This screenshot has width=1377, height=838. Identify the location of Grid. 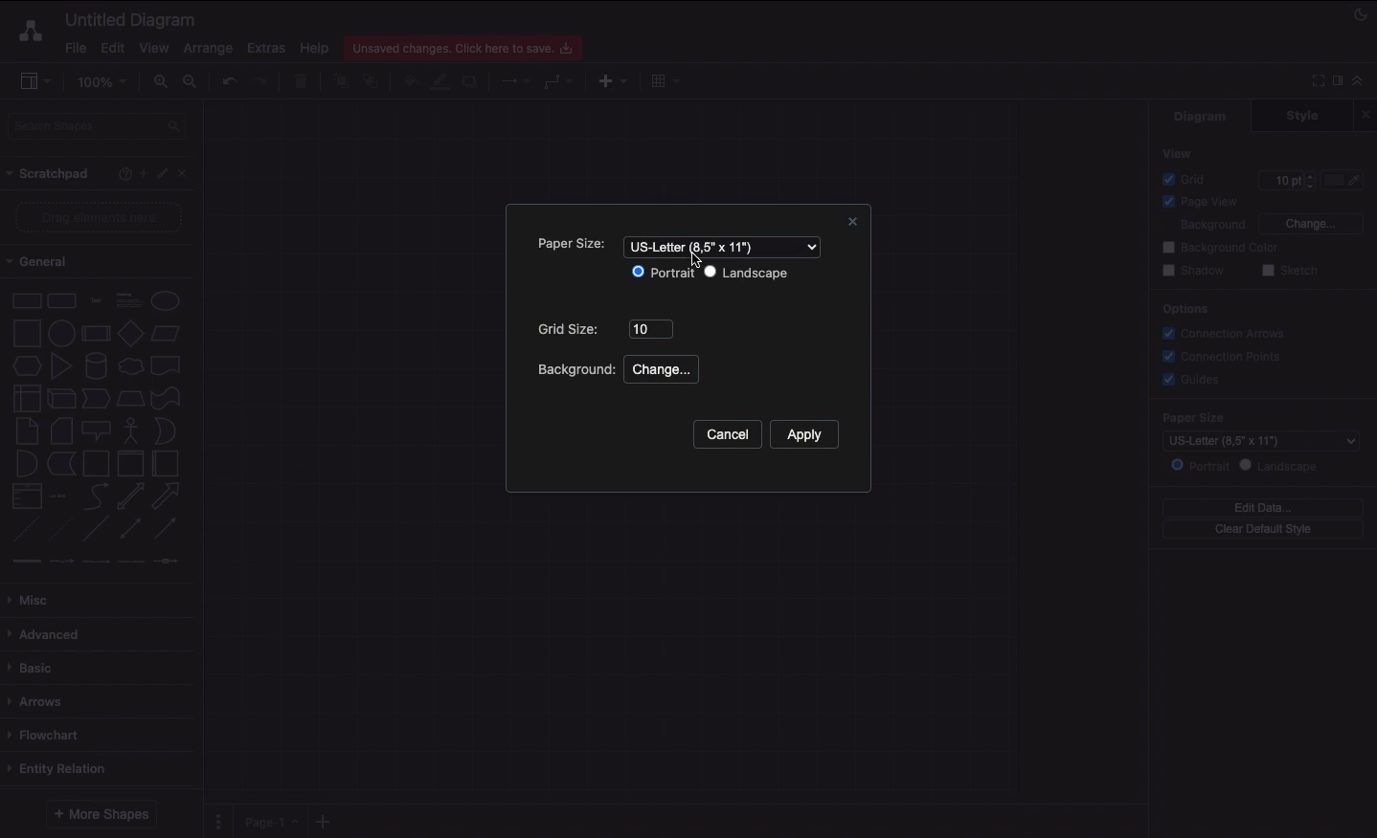
(1188, 179).